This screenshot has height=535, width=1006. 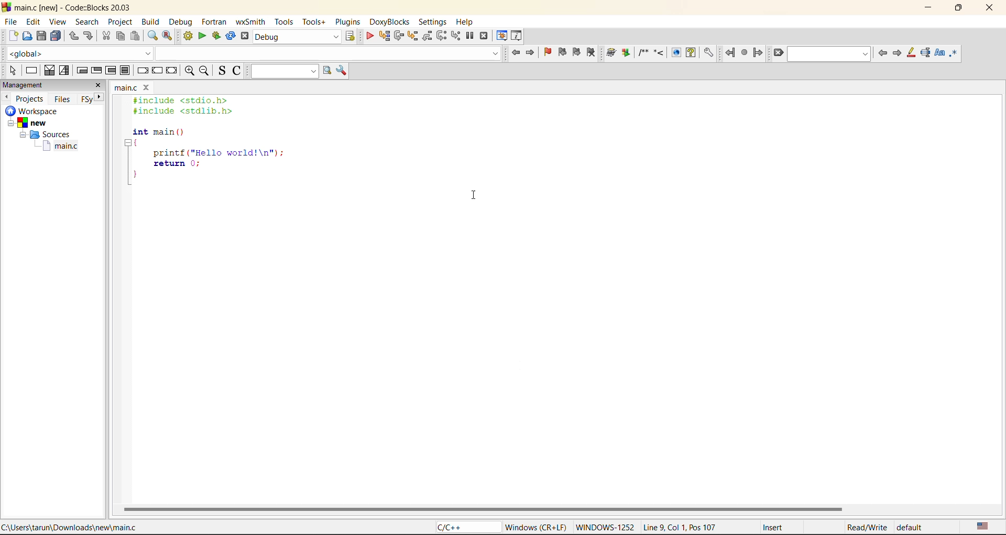 I want to click on find, so click(x=153, y=36).